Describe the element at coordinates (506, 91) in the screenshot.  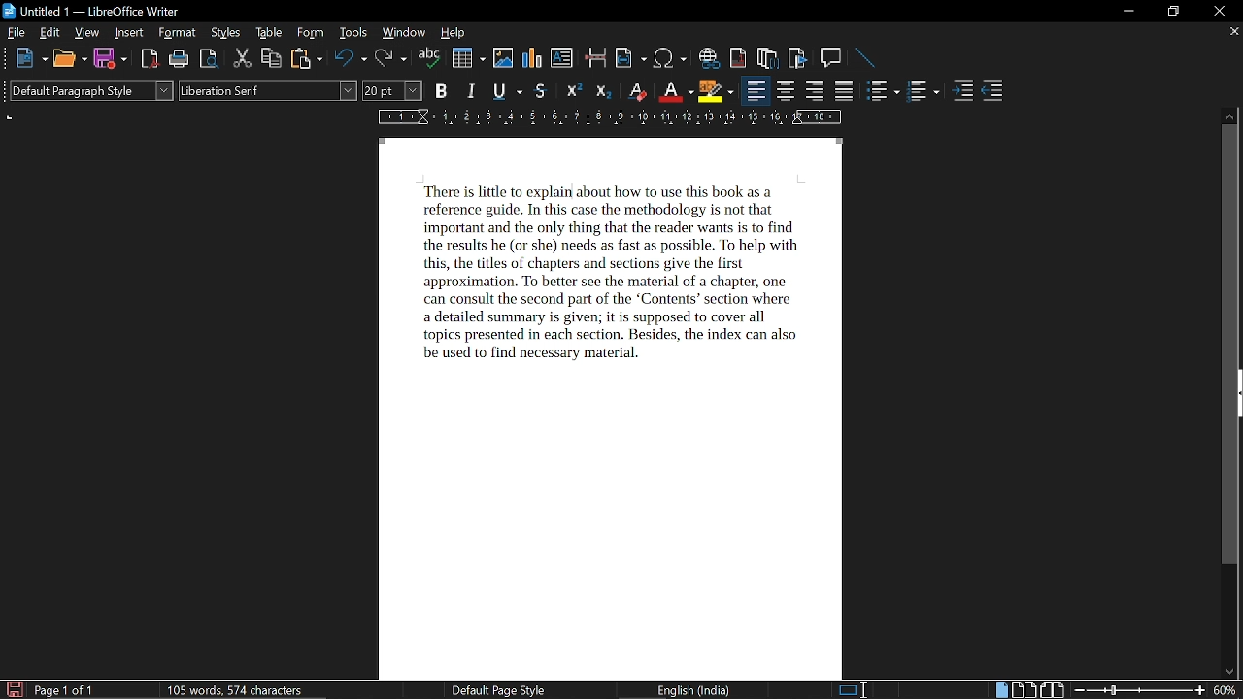
I see `underline` at that location.